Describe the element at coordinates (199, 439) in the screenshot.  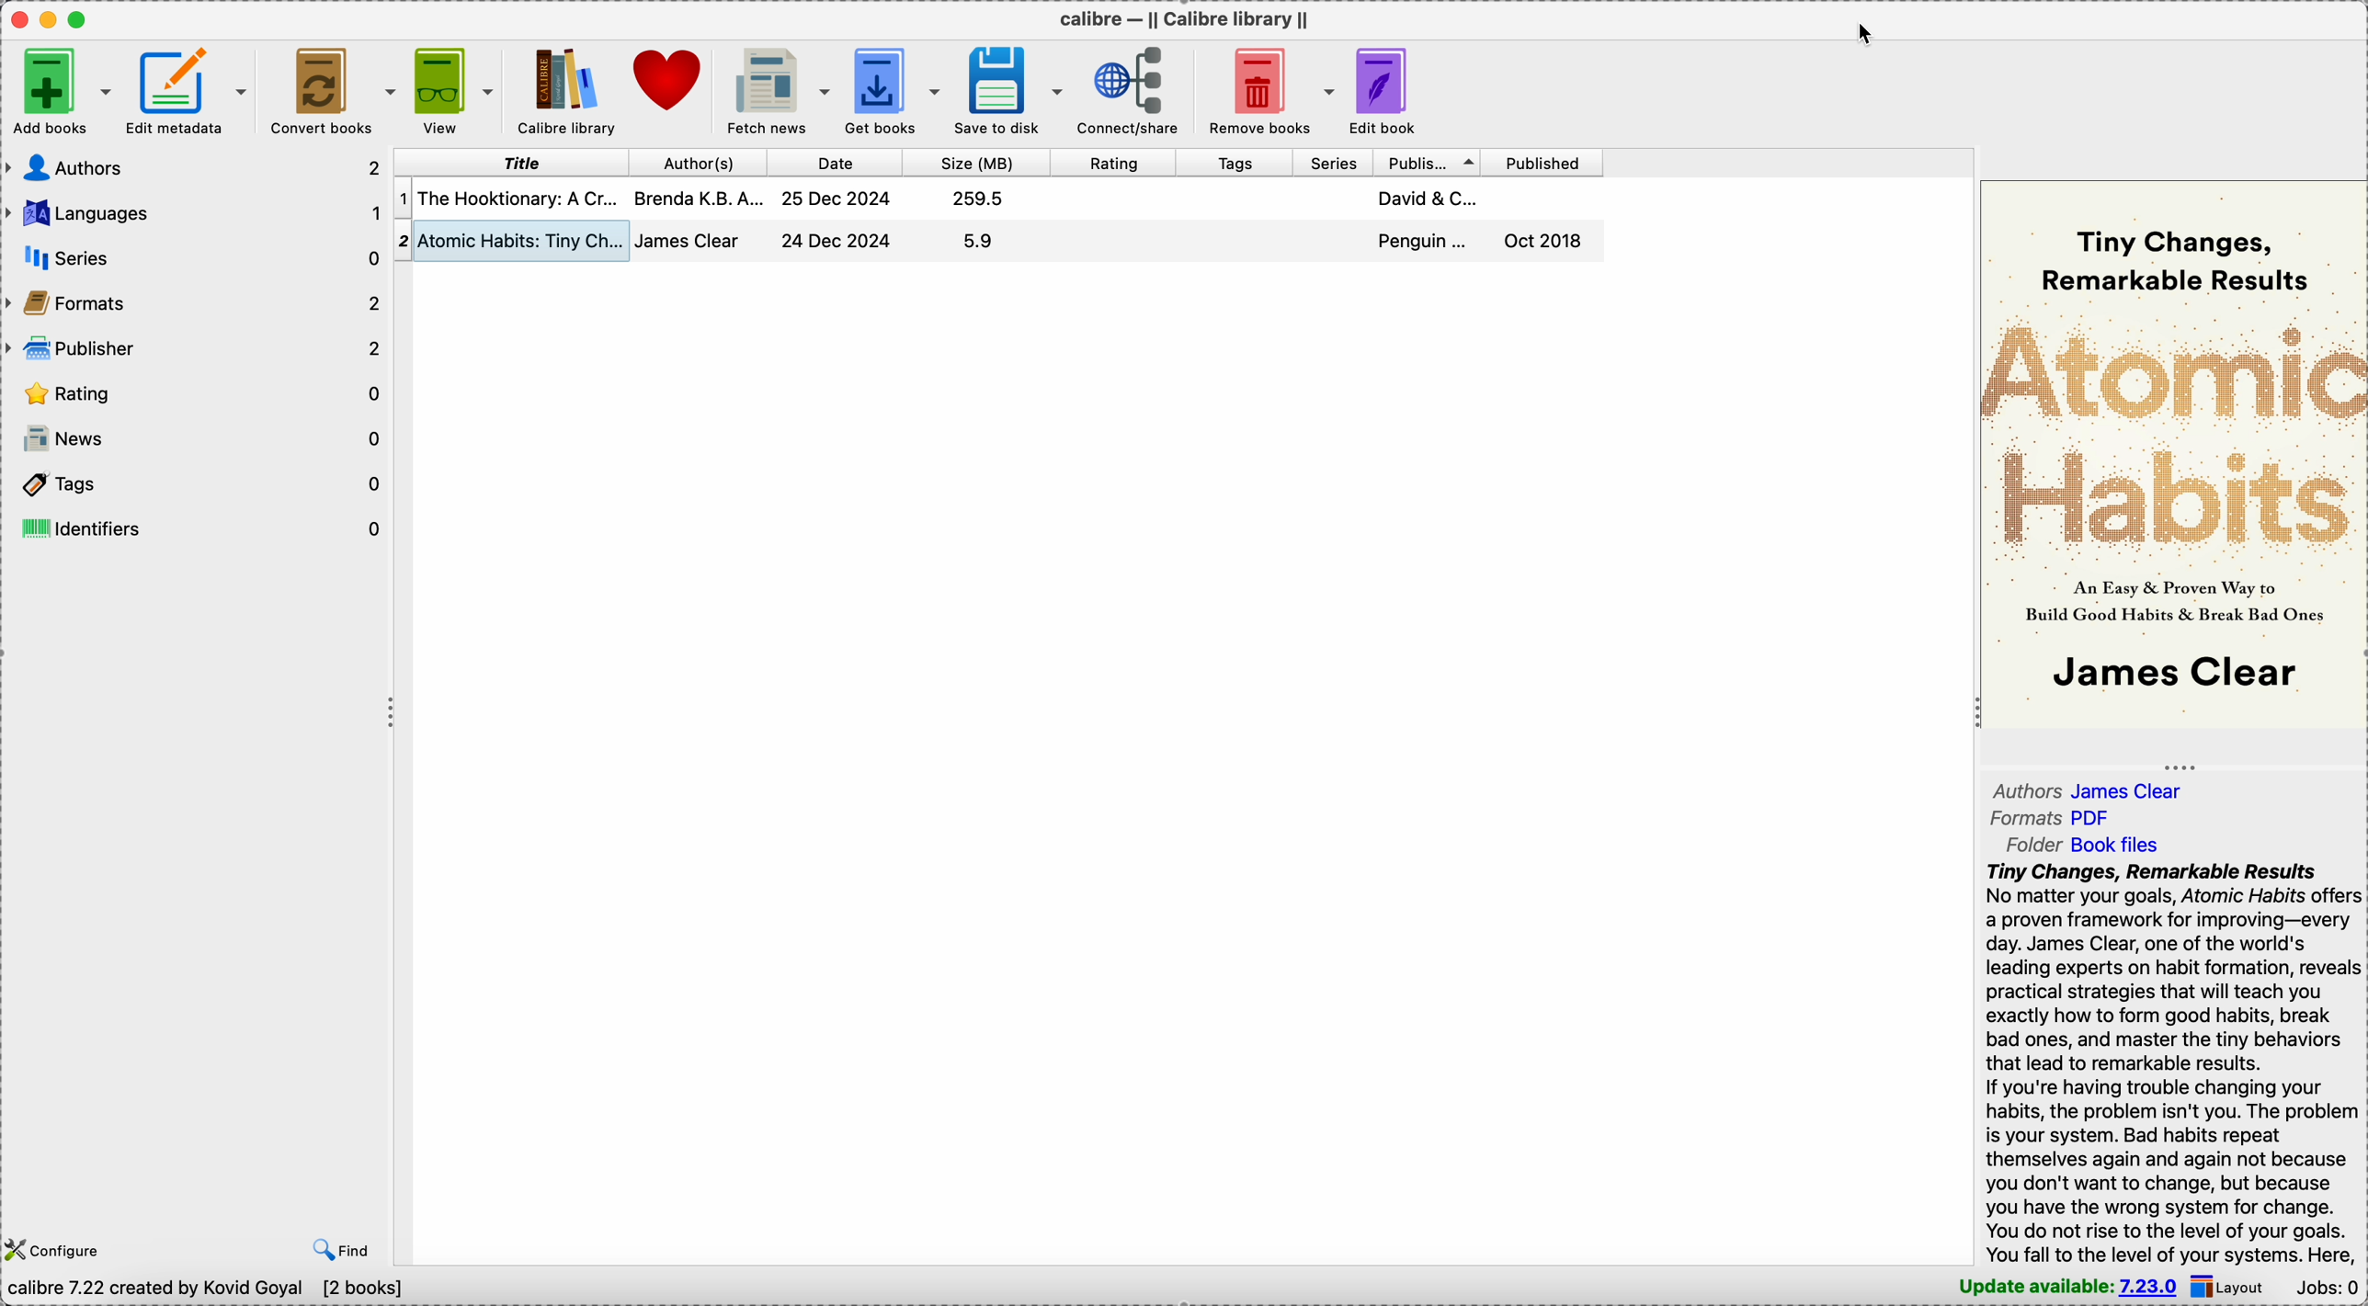
I see `news` at that location.